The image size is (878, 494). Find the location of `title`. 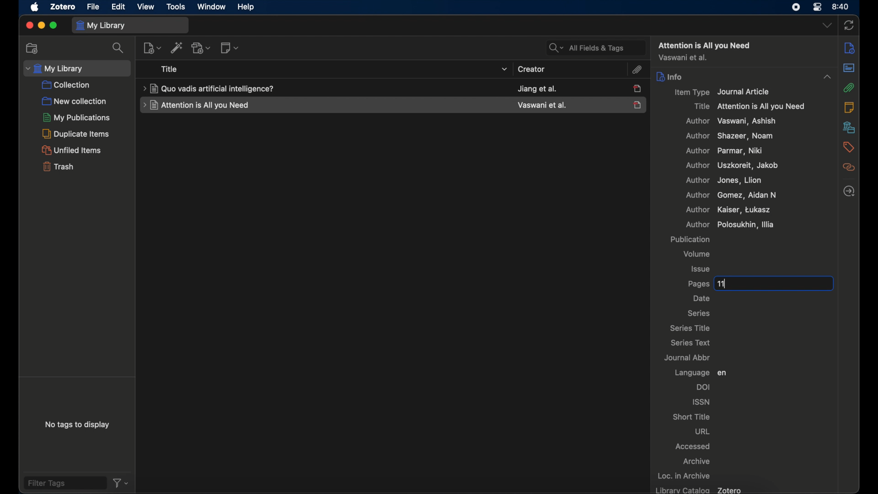

title is located at coordinates (209, 88).